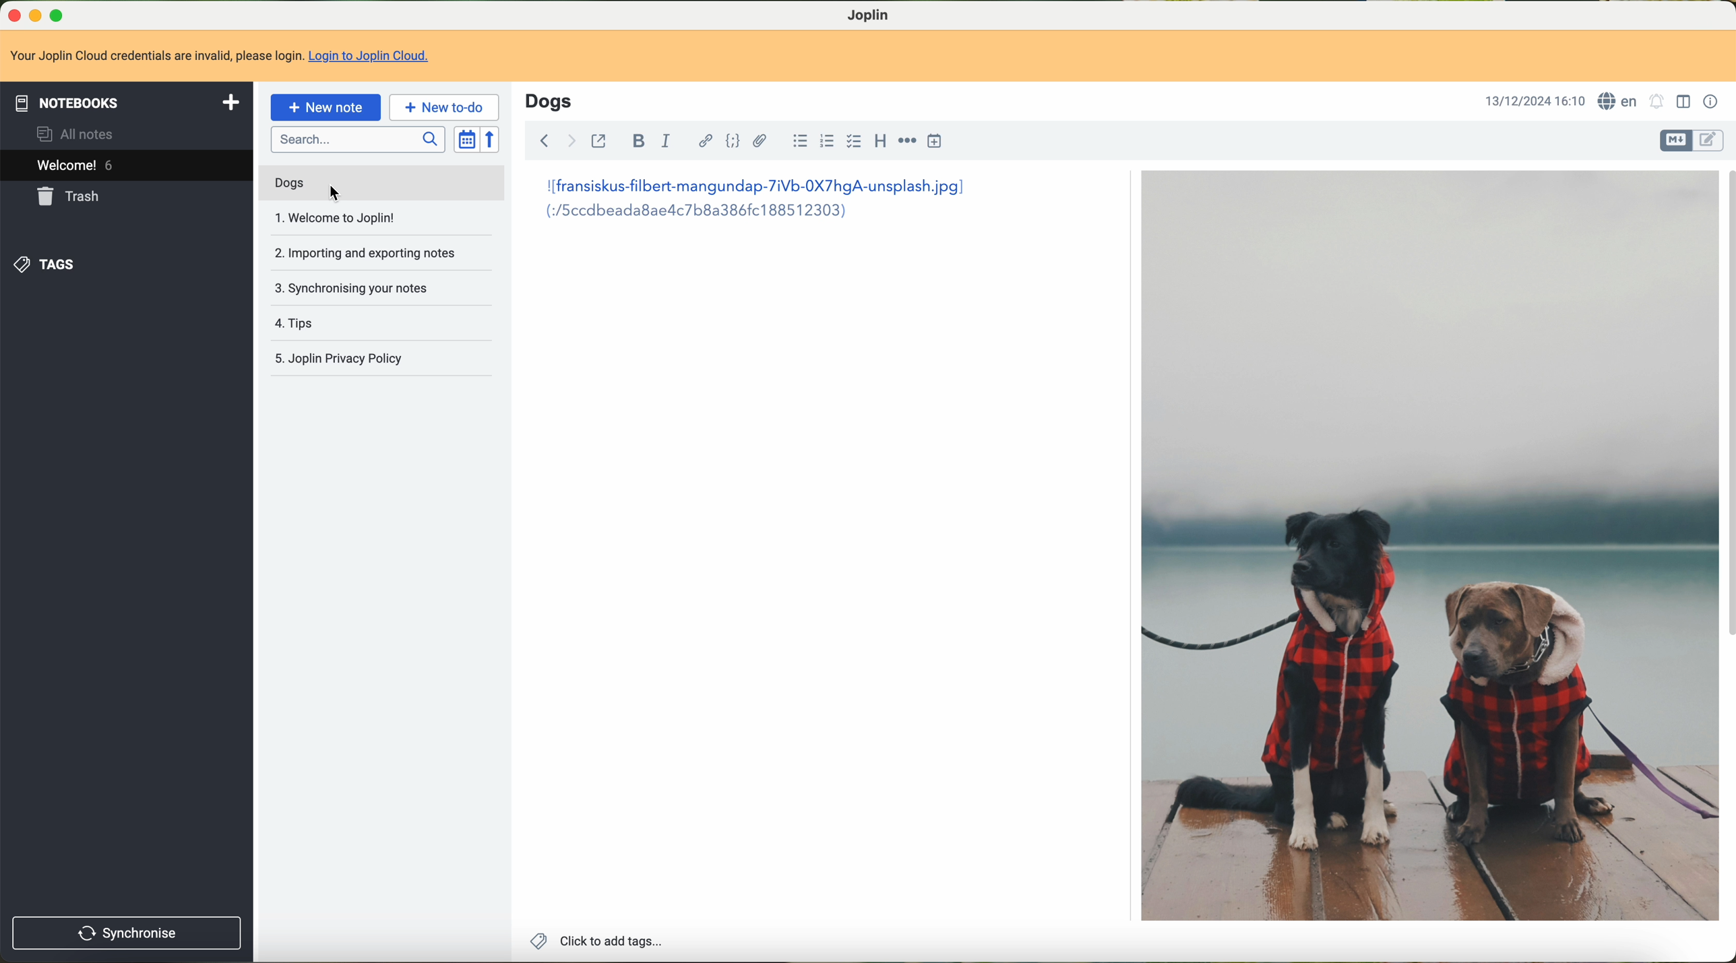 This screenshot has height=963, width=1736. I want to click on tips note, so click(299, 322).